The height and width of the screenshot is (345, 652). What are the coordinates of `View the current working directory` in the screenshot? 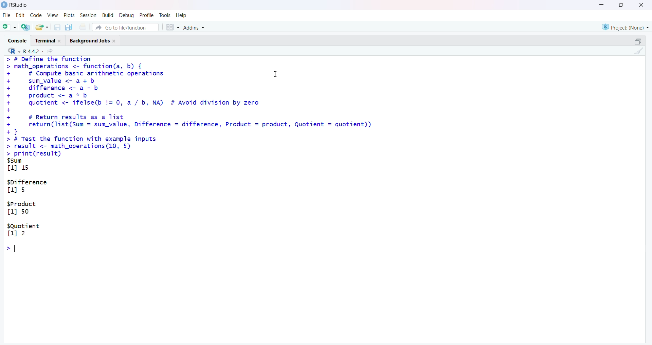 It's located at (51, 51).